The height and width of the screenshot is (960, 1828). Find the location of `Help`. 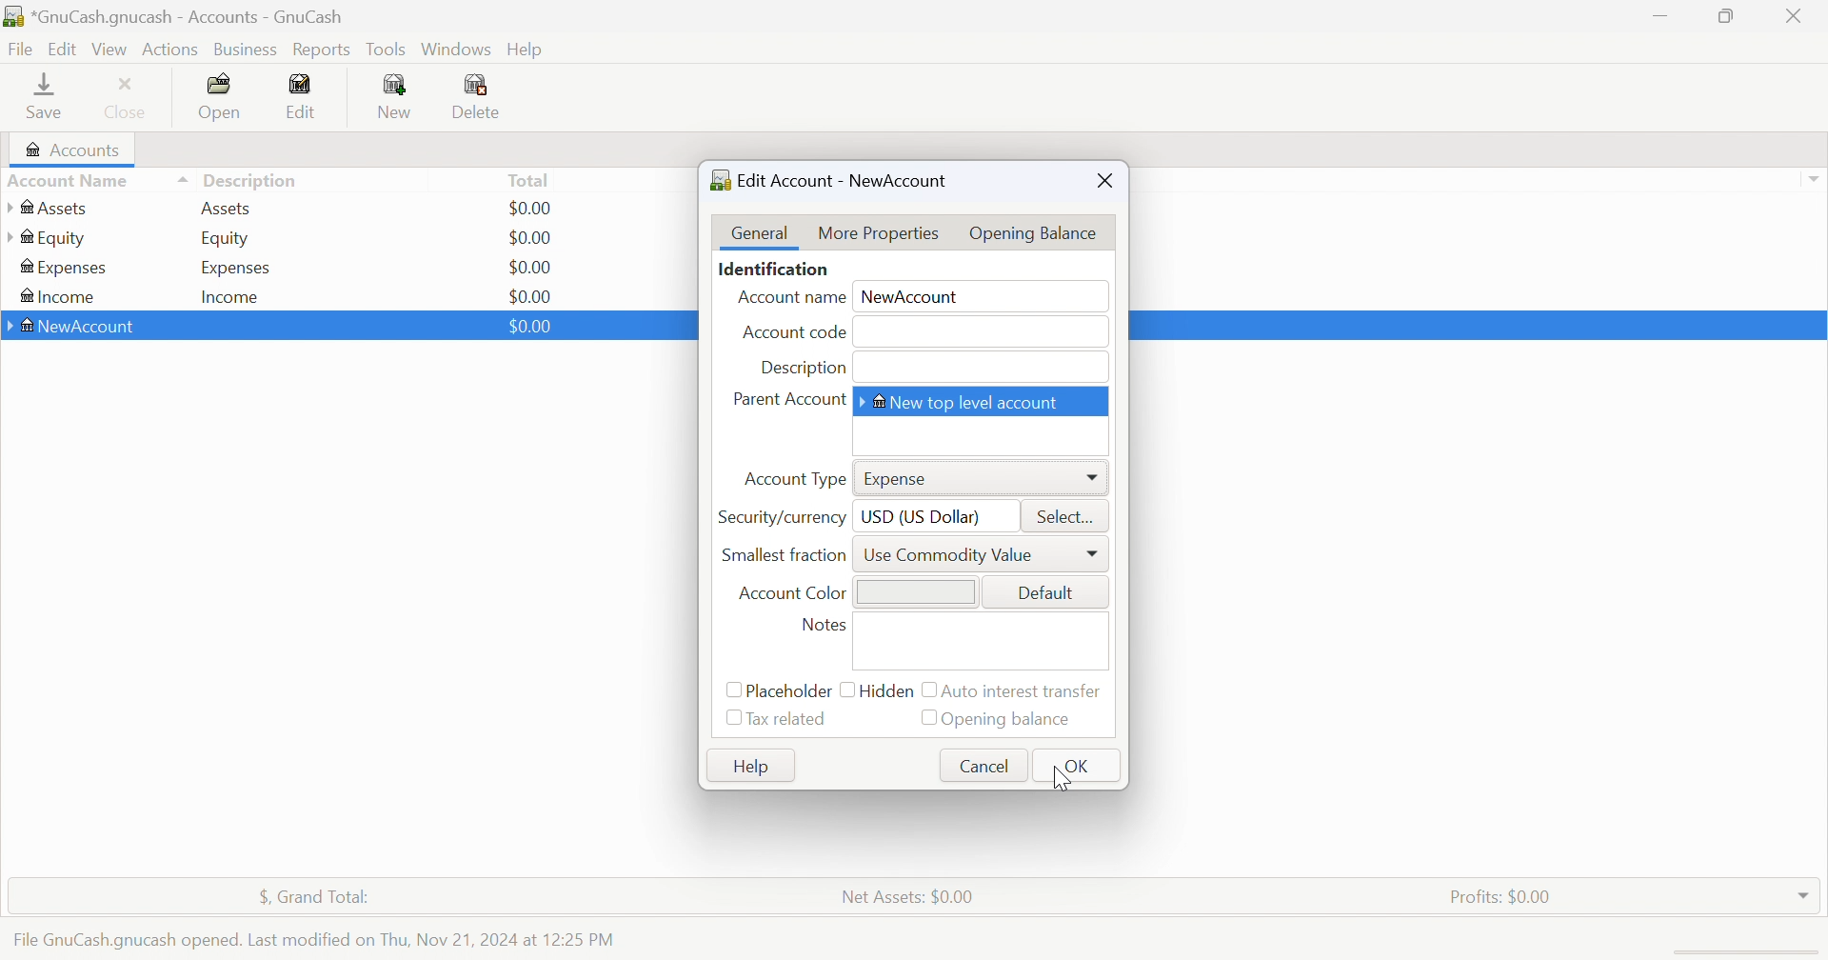

Help is located at coordinates (530, 50).